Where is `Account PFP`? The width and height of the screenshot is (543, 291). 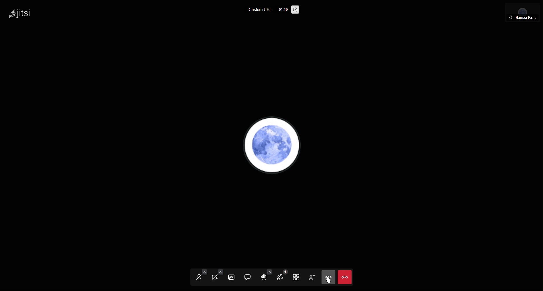 Account PFP is located at coordinates (272, 146).